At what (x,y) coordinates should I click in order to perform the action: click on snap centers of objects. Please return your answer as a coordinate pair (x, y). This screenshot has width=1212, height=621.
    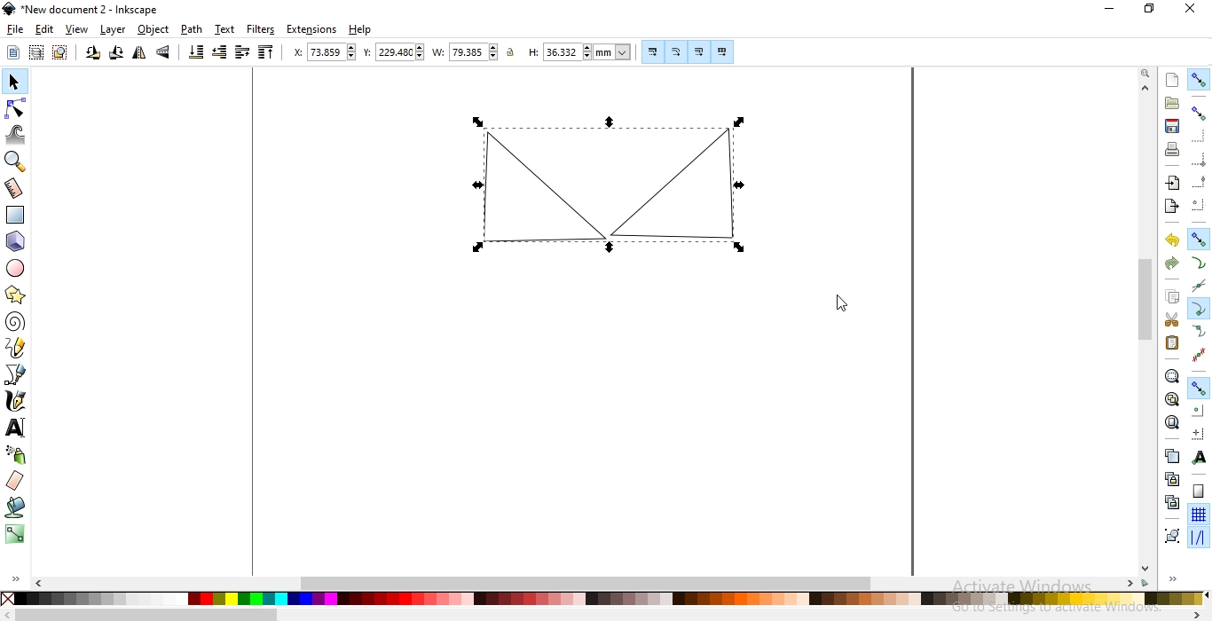
    Looking at the image, I should click on (1199, 410).